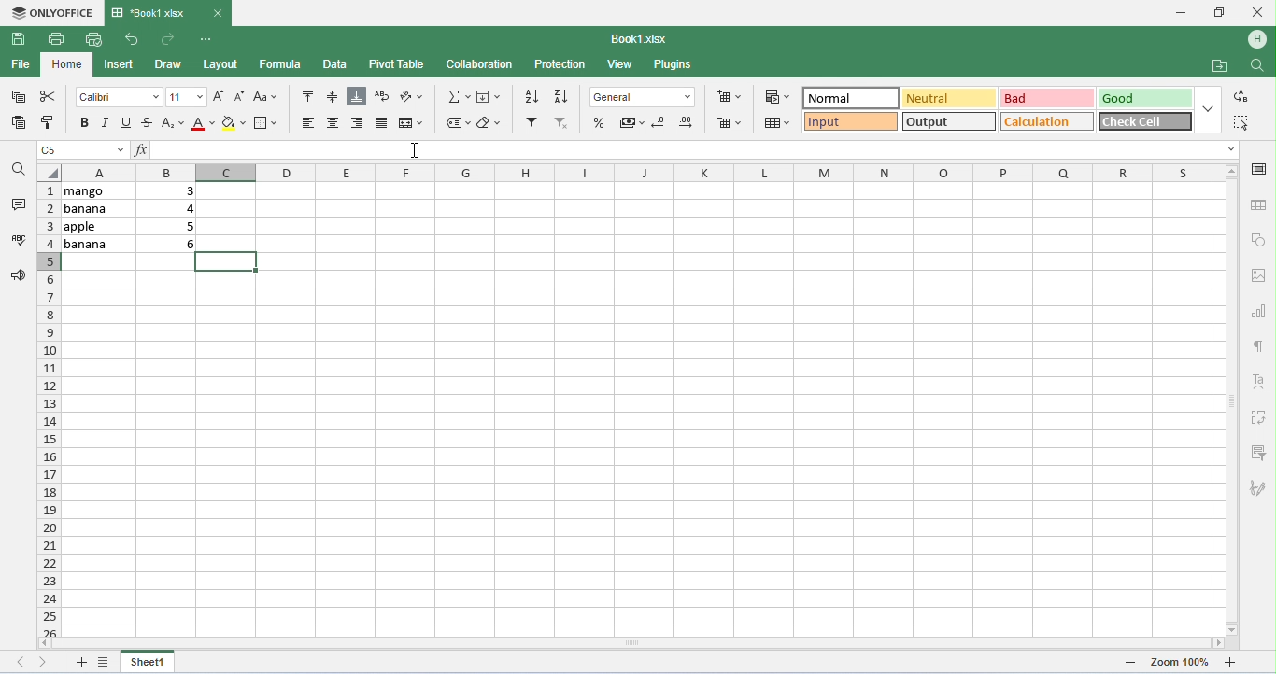  Describe the element at coordinates (643, 99) in the screenshot. I see `number format` at that location.